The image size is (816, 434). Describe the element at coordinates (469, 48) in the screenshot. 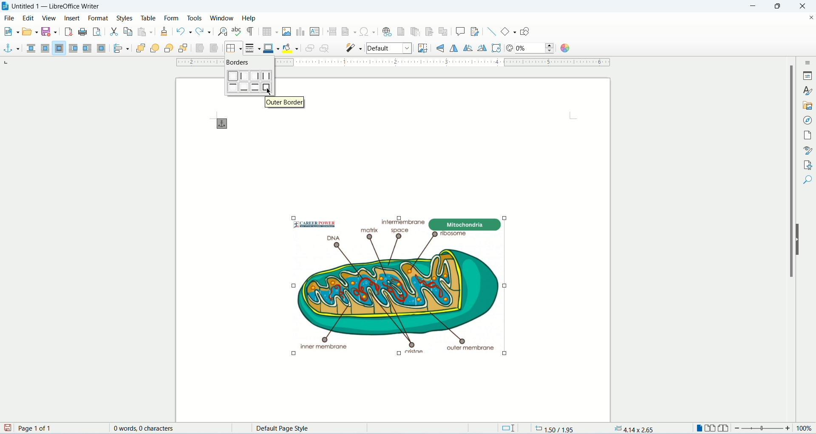

I see `rotate left` at that location.